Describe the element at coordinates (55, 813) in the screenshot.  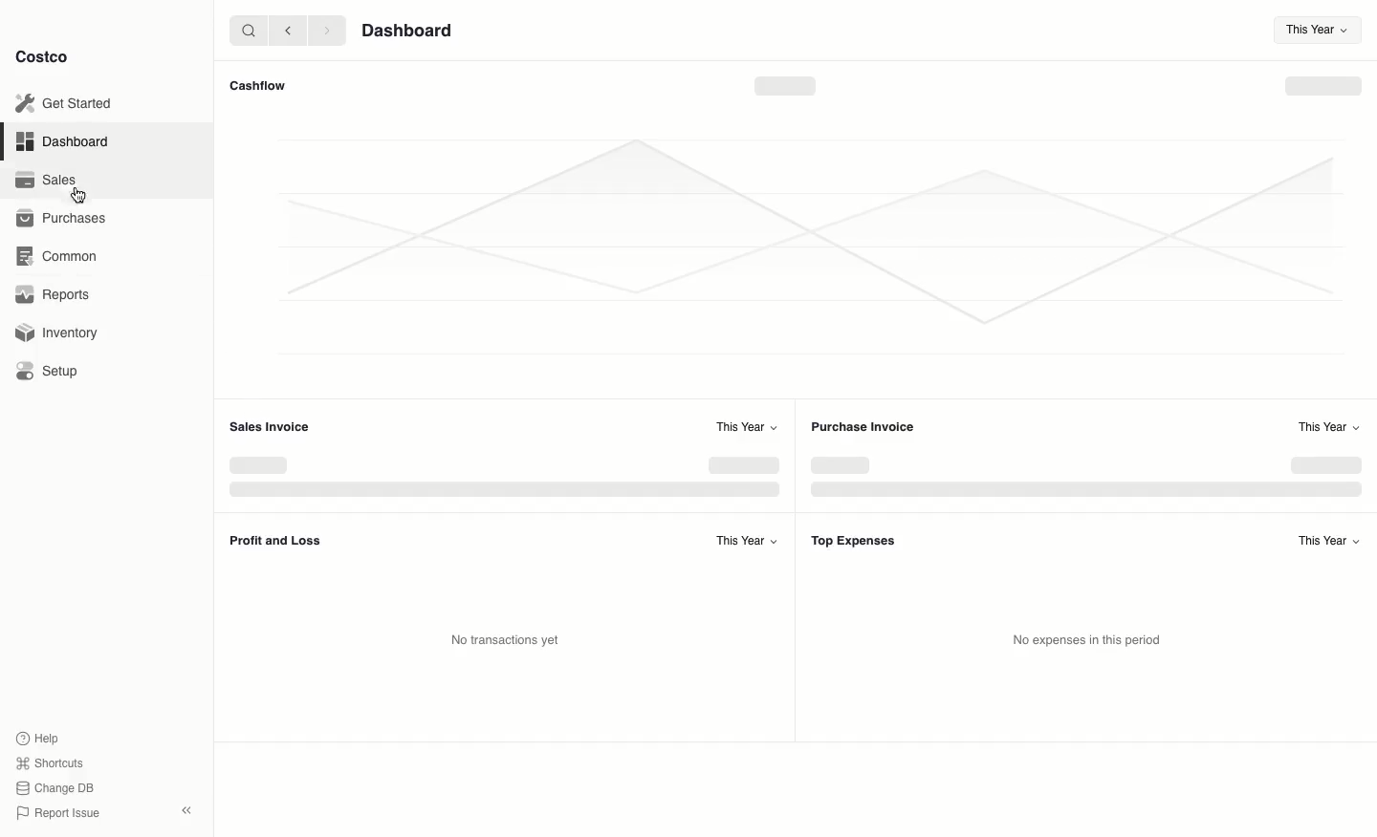
I see `Report Issue` at that location.